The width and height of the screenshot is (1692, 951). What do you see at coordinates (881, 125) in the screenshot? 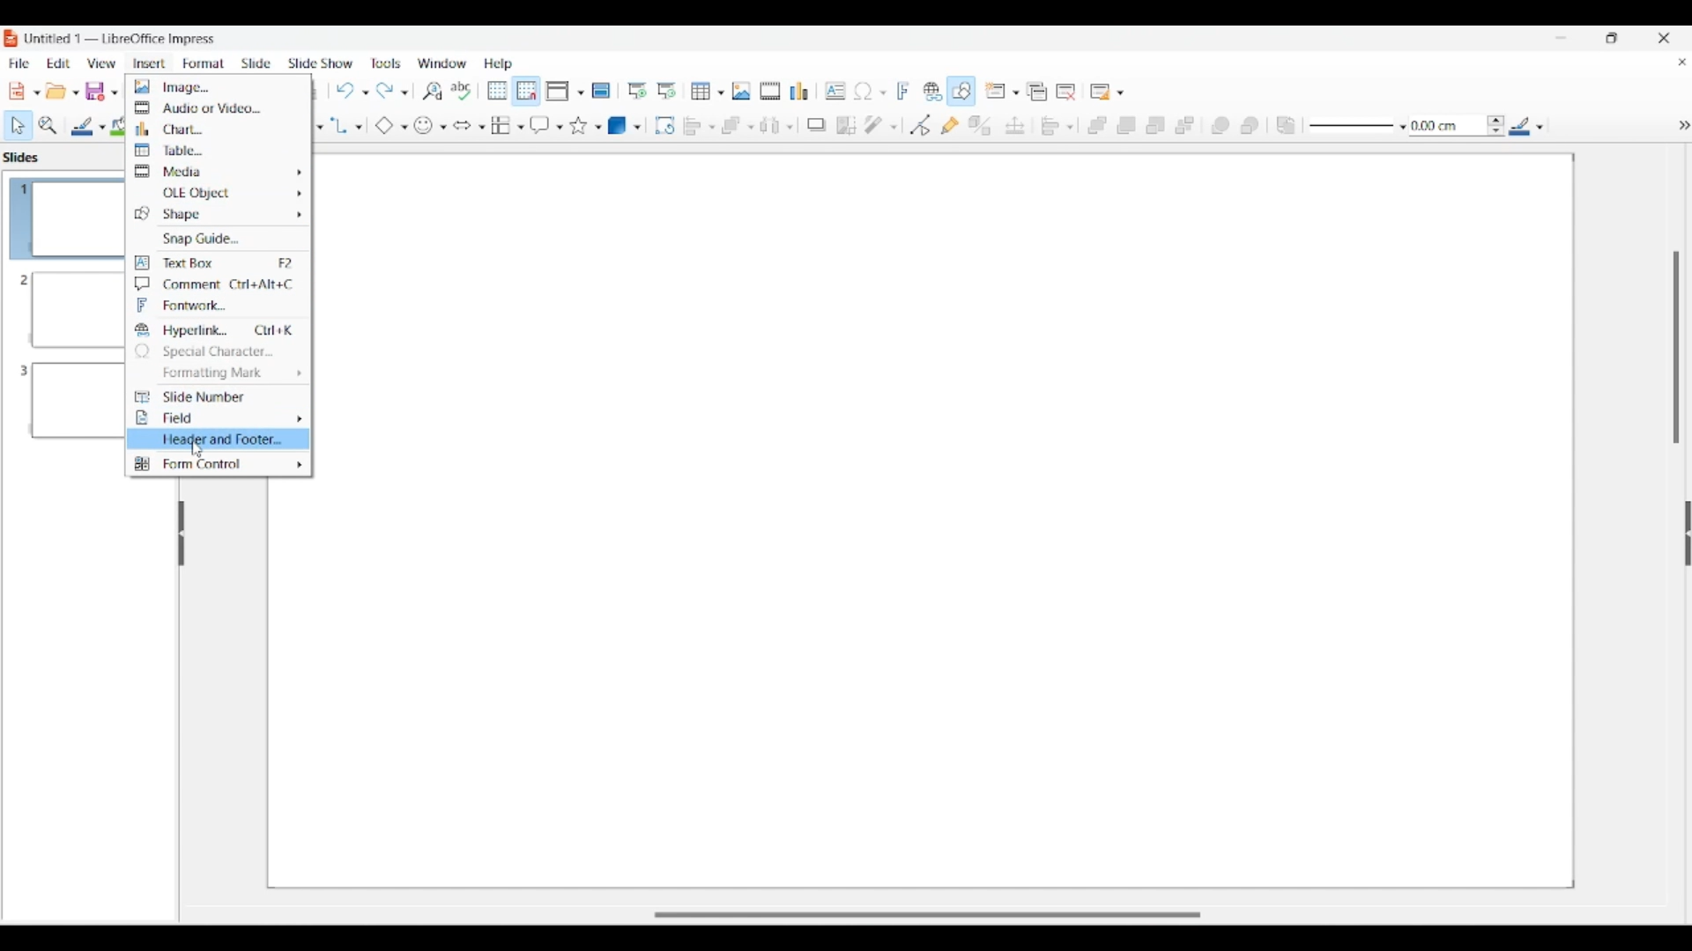
I see `Filter options` at bounding box center [881, 125].